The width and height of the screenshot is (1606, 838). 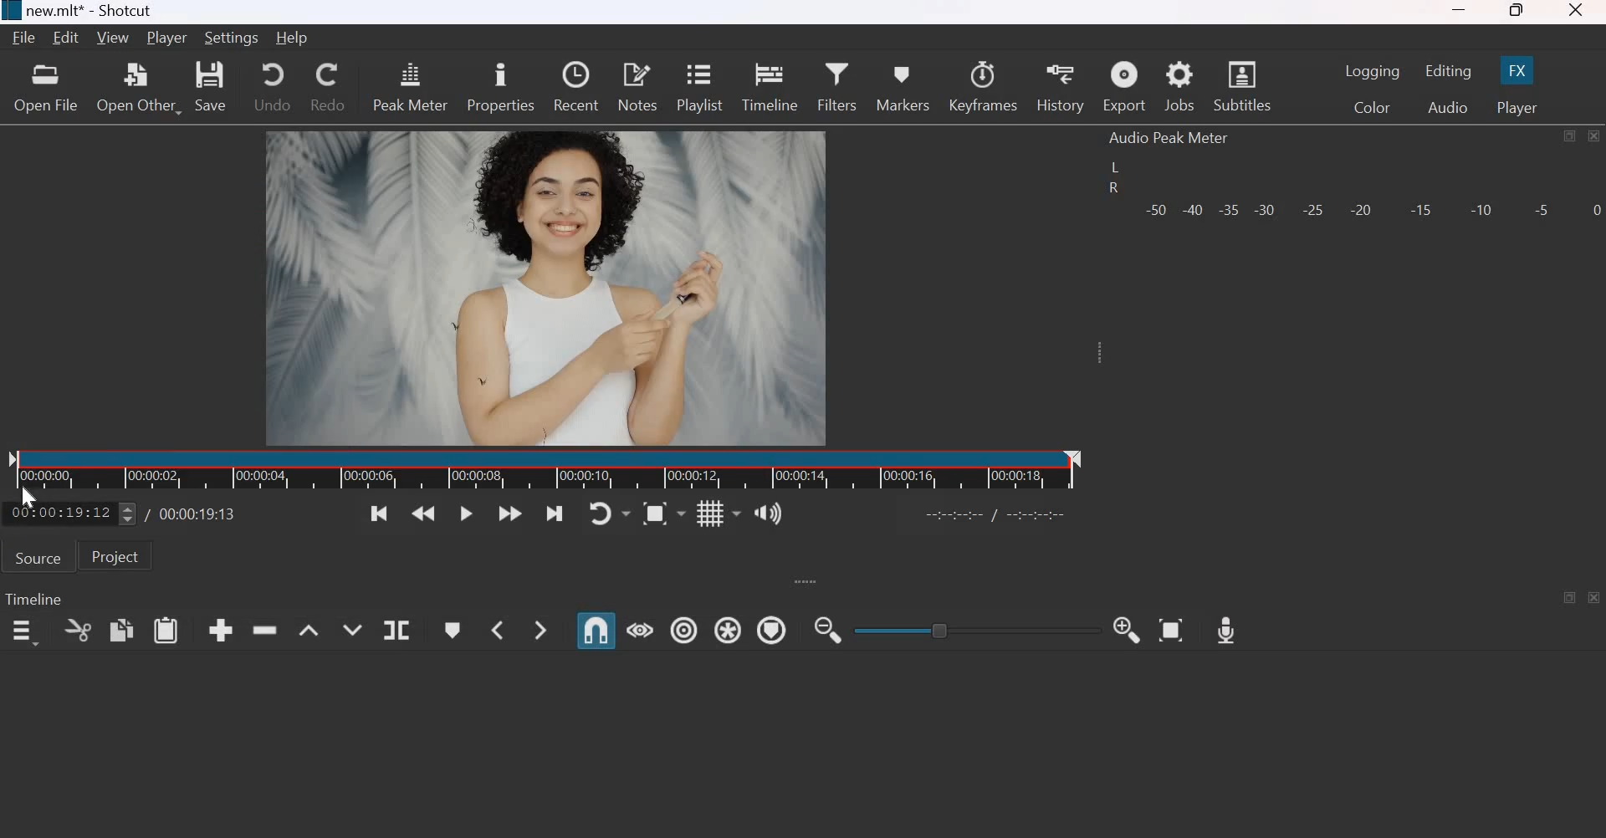 What do you see at coordinates (265, 627) in the screenshot?
I see `ripple delete` at bounding box center [265, 627].